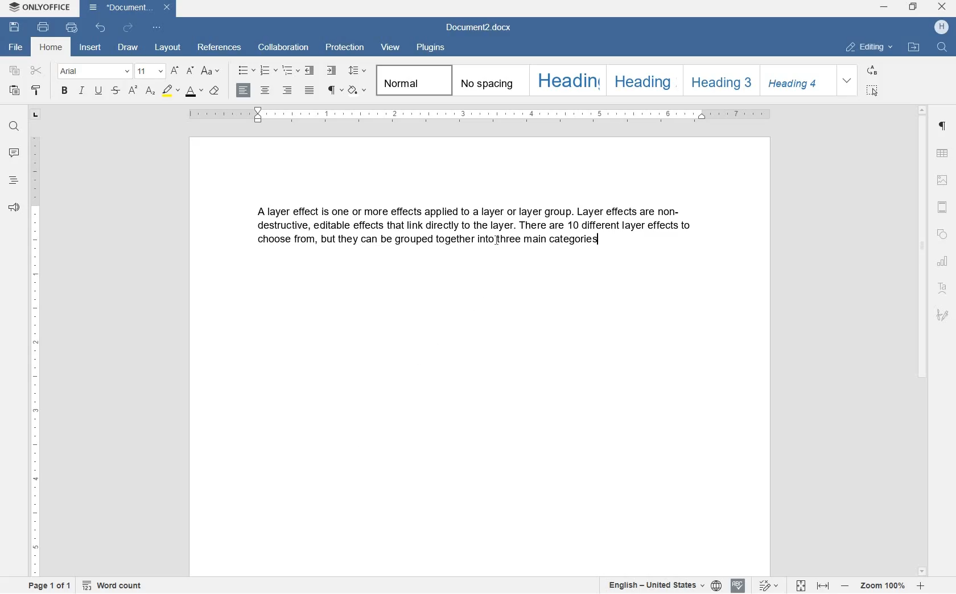 This screenshot has height=594, width=956. What do you see at coordinates (357, 90) in the screenshot?
I see `shading` at bounding box center [357, 90].